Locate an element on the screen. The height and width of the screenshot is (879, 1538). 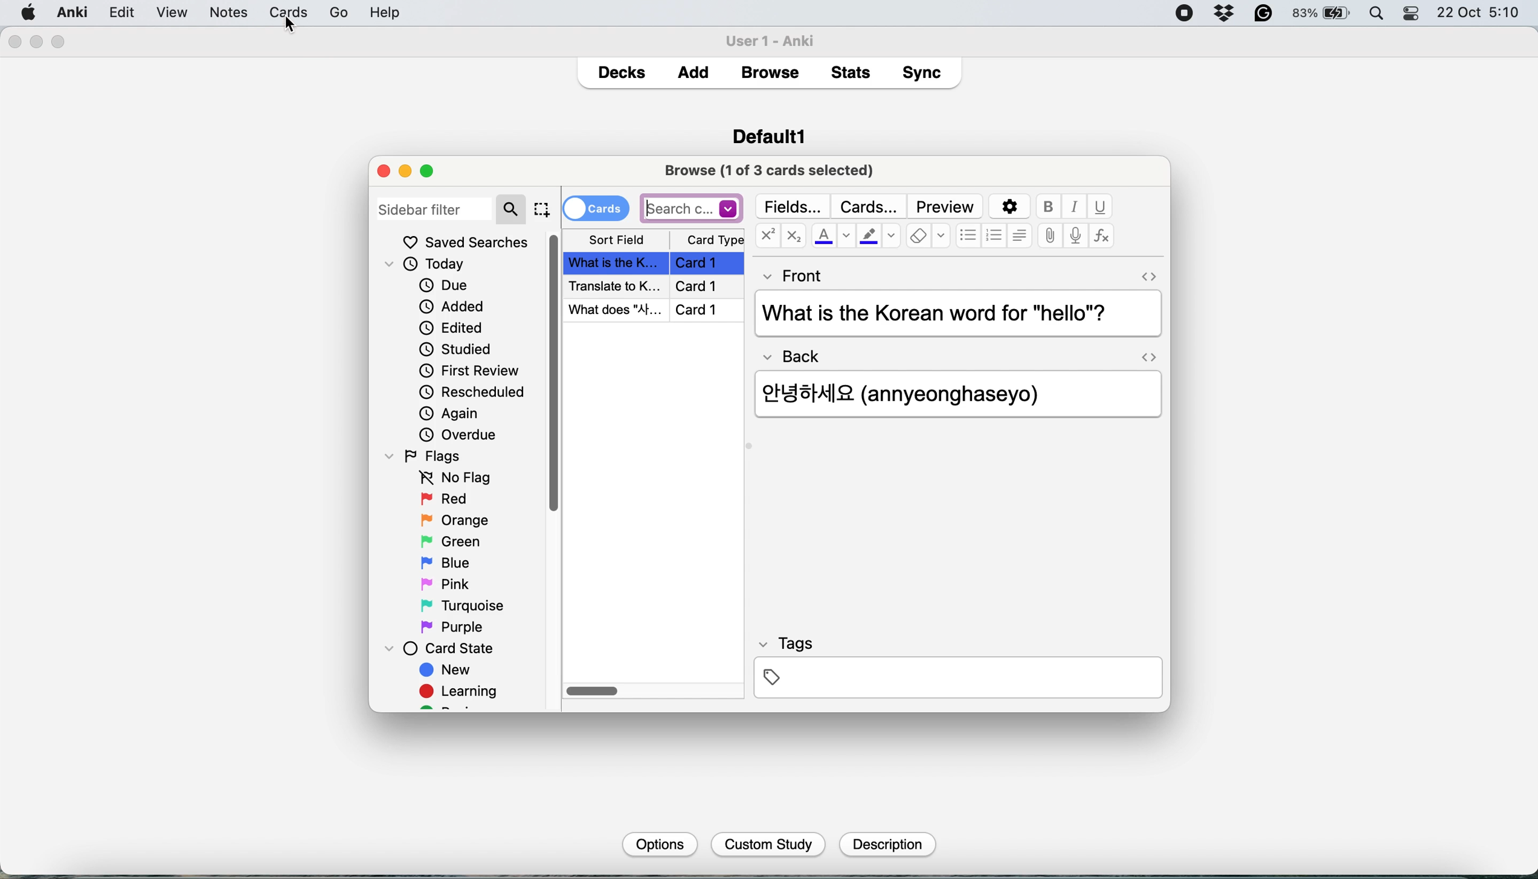
close is located at coordinates (384, 170).